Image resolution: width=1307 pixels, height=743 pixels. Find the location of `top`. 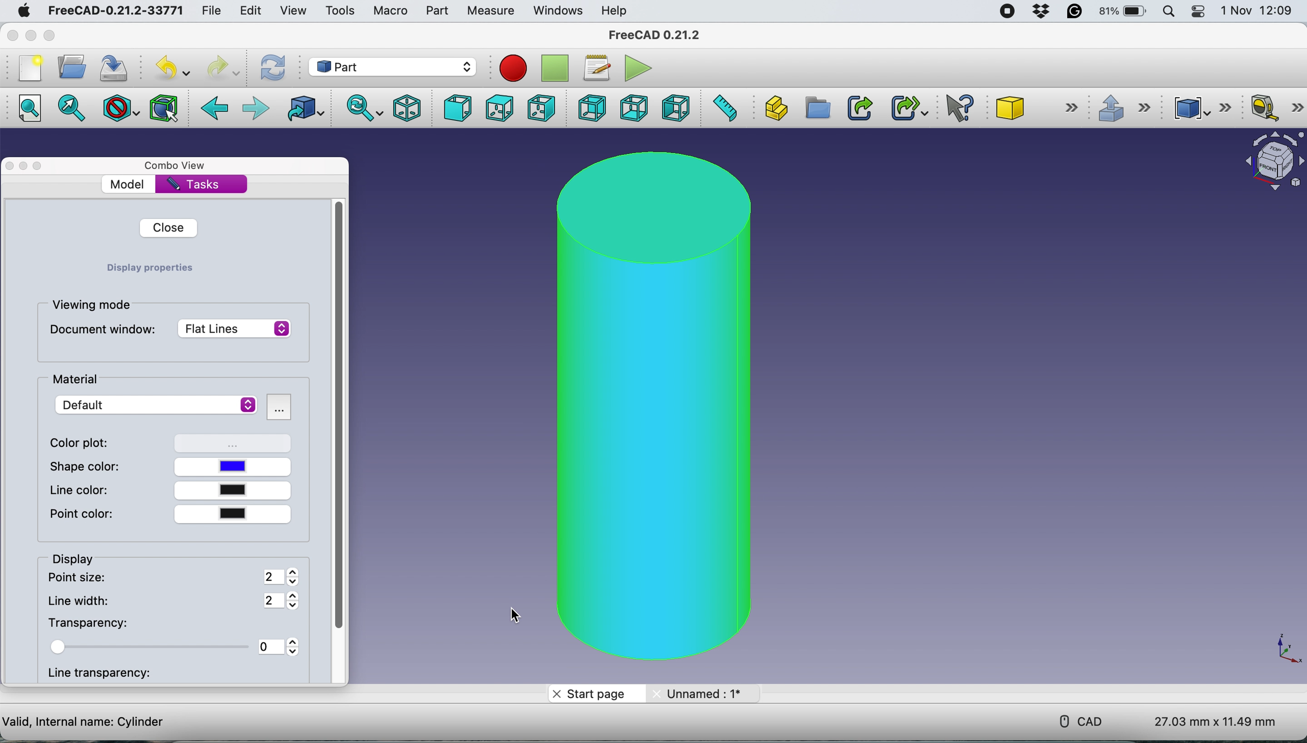

top is located at coordinates (497, 108).